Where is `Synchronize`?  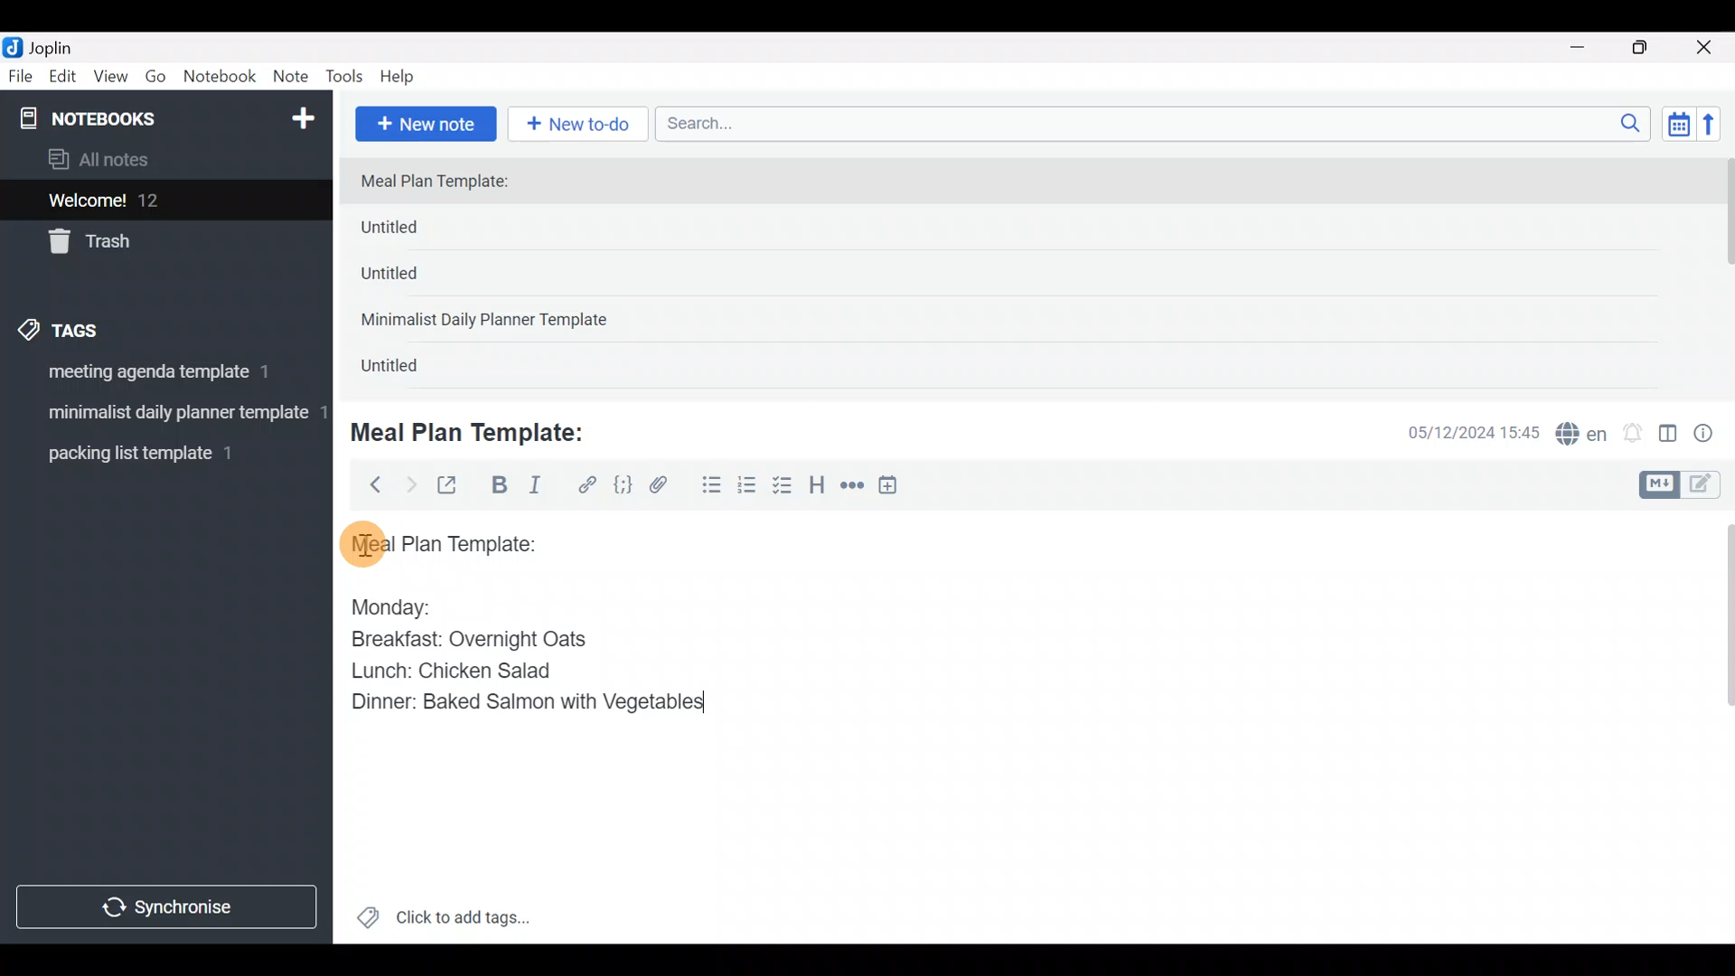 Synchronize is located at coordinates (169, 906).